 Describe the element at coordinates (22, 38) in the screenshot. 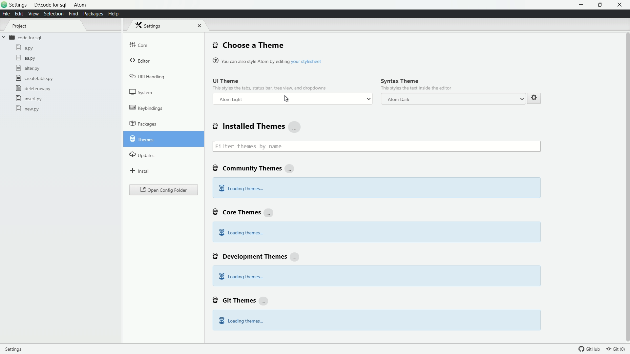

I see `code for sql folder` at that location.